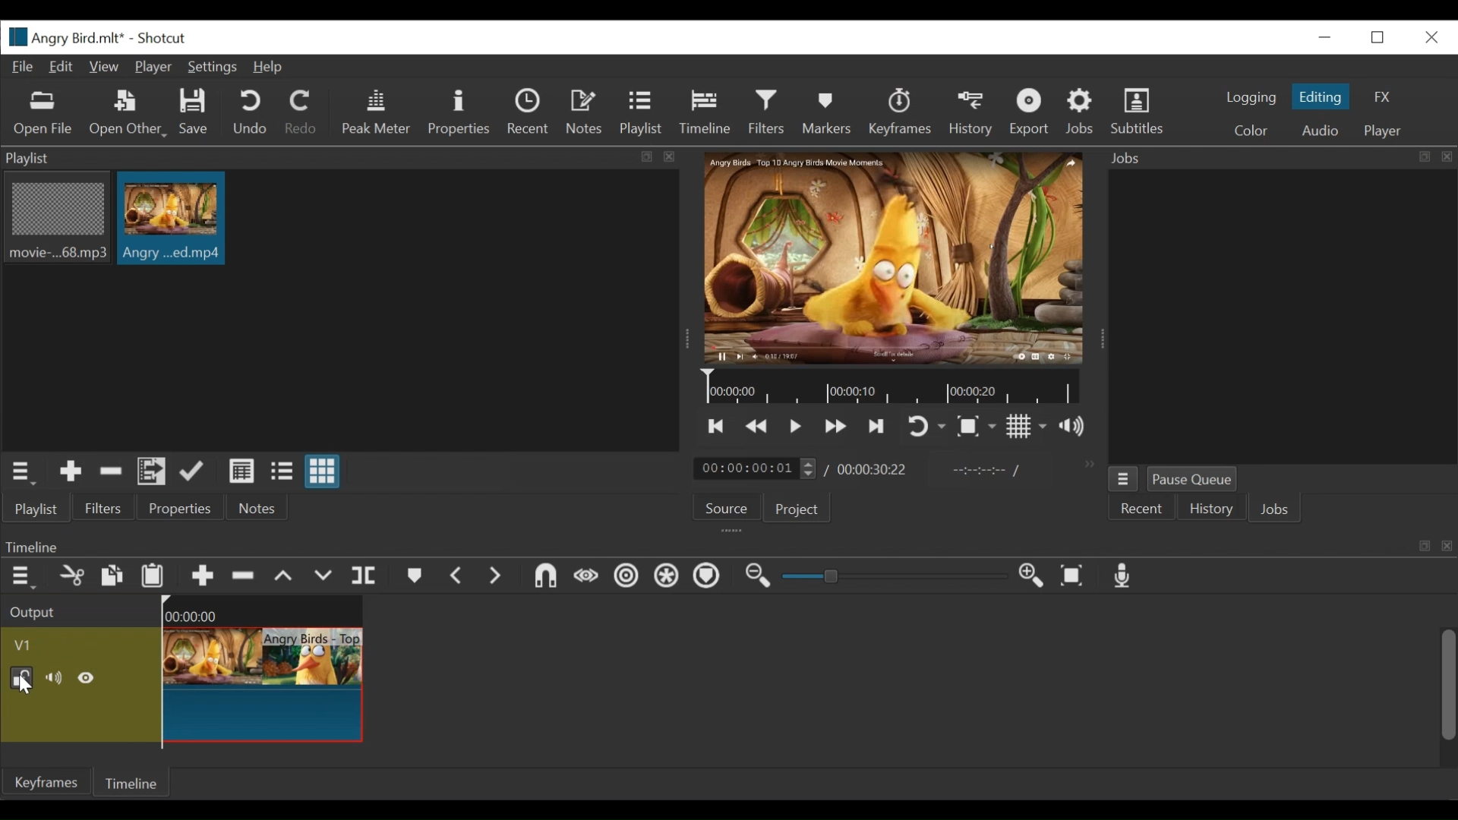 The width and height of the screenshot is (1458, 820). Describe the element at coordinates (1082, 112) in the screenshot. I see `Jobs` at that location.